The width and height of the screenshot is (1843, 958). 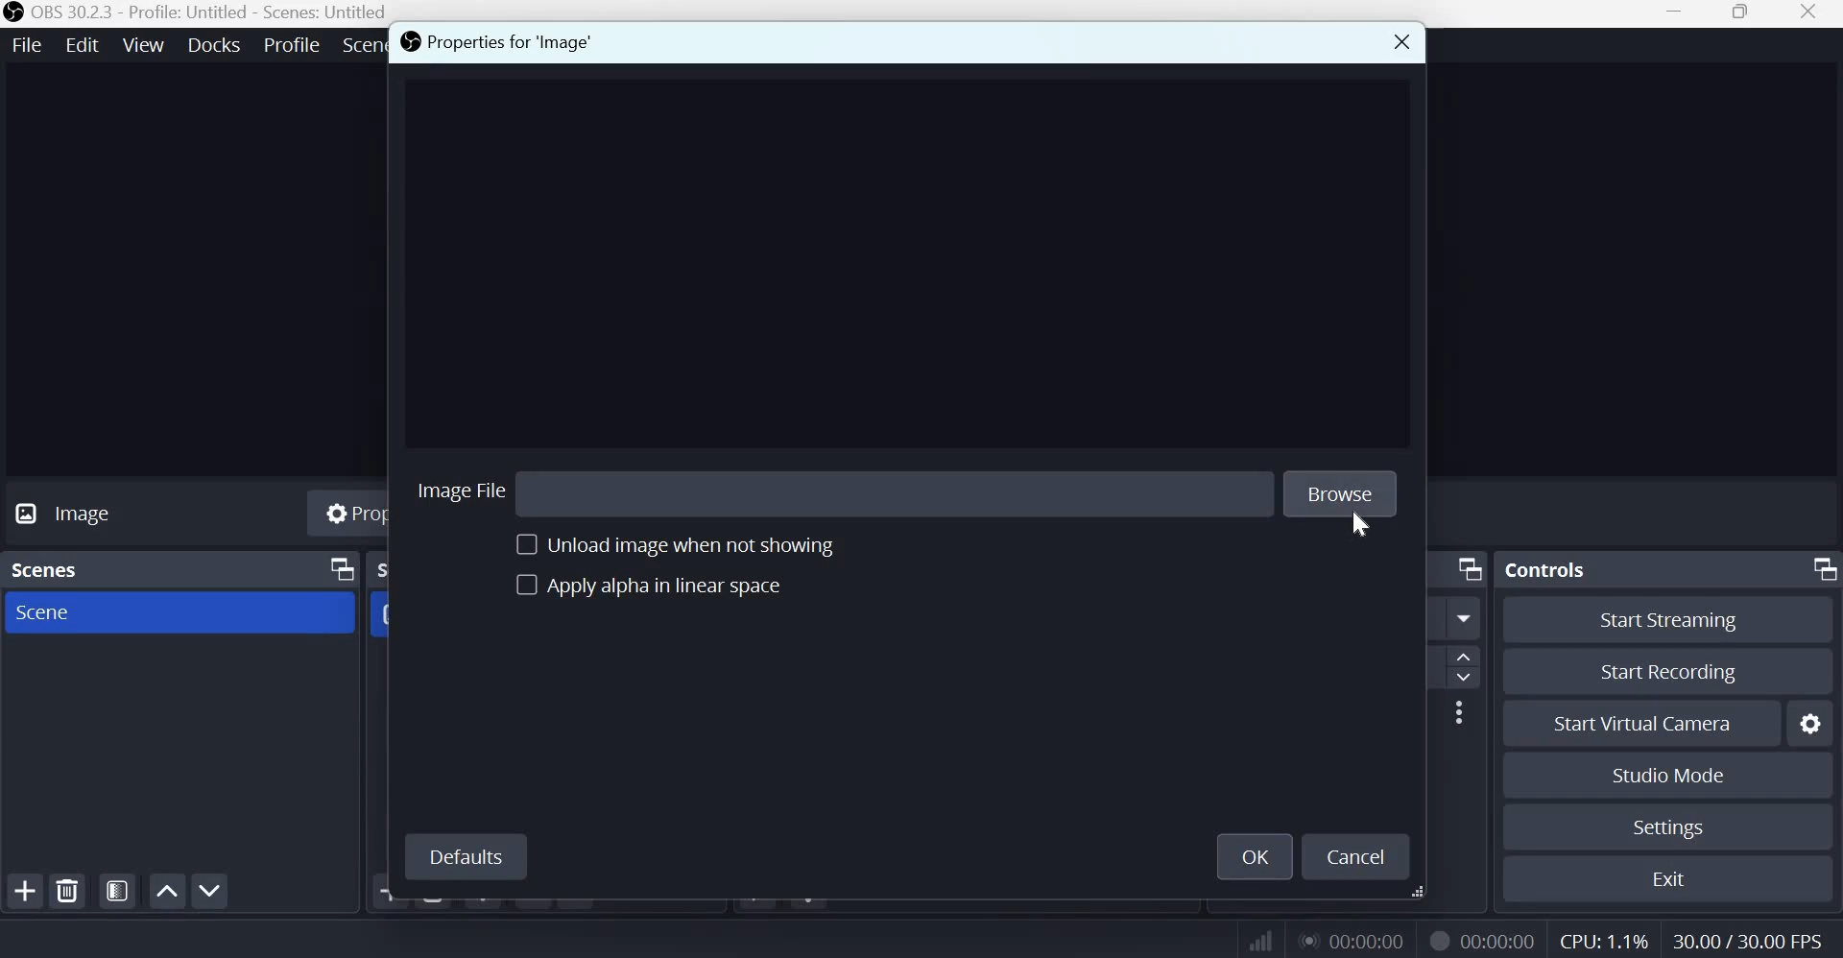 I want to click on Image file, so click(x=460, y=488).